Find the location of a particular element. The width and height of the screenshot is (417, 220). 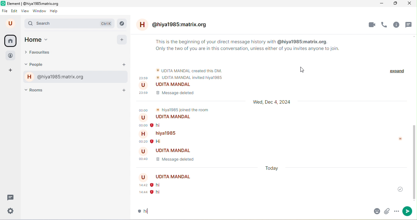

udita mandal created this dm is located at coordinates (190, 70).